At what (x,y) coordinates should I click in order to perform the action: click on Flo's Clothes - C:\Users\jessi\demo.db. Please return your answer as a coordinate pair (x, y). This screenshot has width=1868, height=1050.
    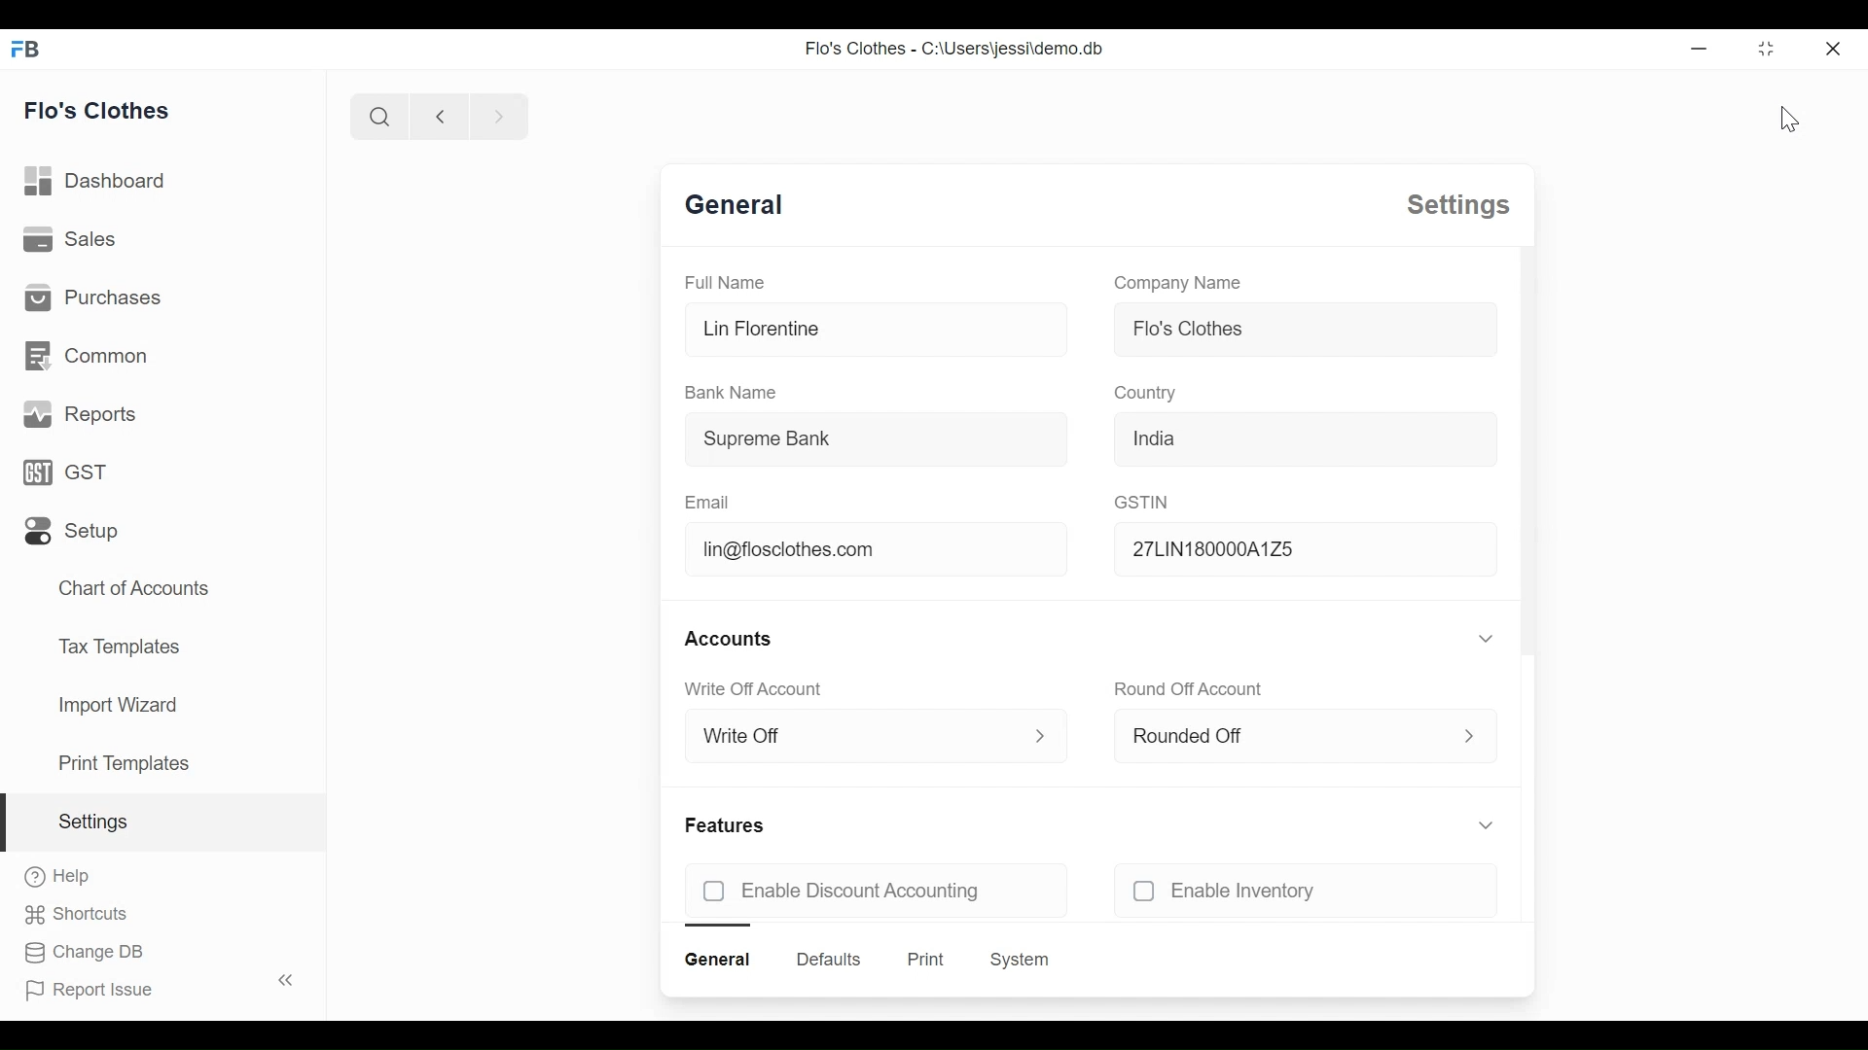
    Looking at the image, I should click on (955, 48).